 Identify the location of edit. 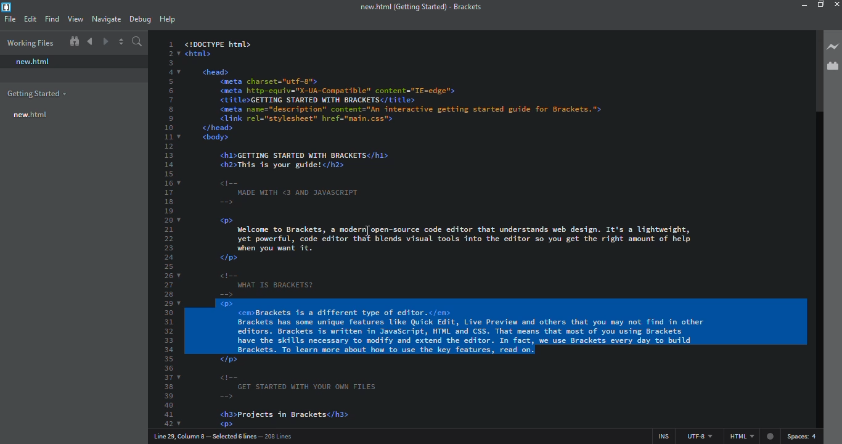
(30, 17).